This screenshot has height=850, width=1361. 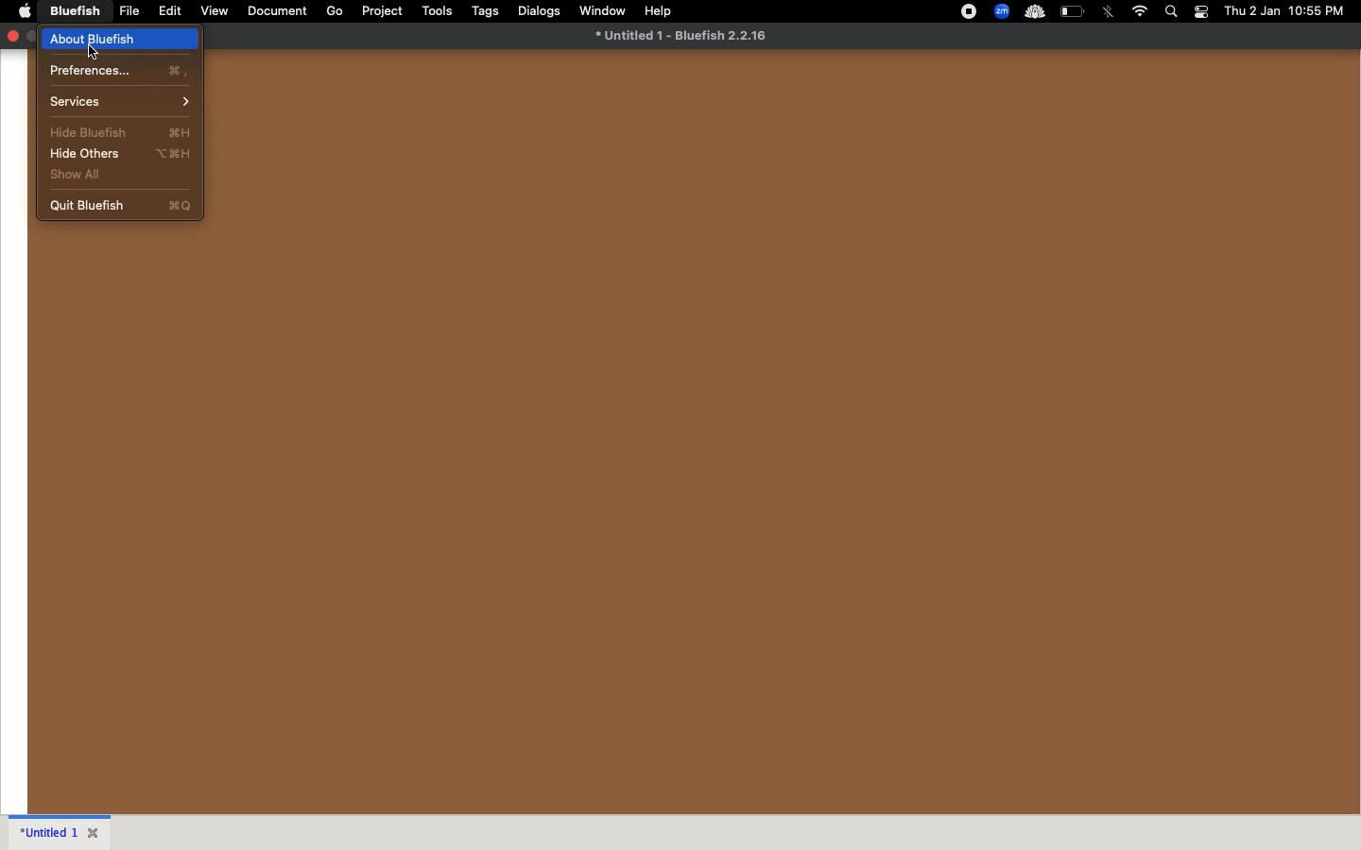 What do you see at coordinates (1034, 12) in the screenshot?
I see `extension` at bounding box center [1034, 12].